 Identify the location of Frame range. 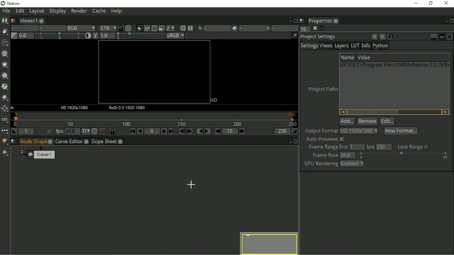
(349, 147).